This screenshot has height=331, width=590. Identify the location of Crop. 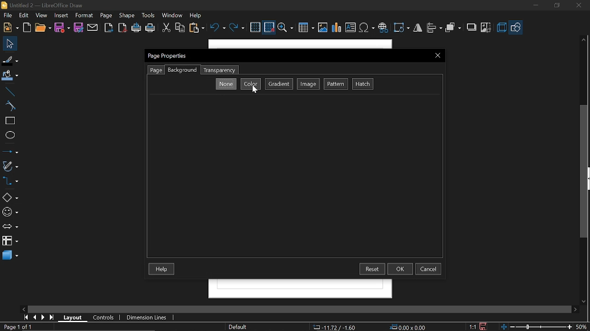
(486, 28).